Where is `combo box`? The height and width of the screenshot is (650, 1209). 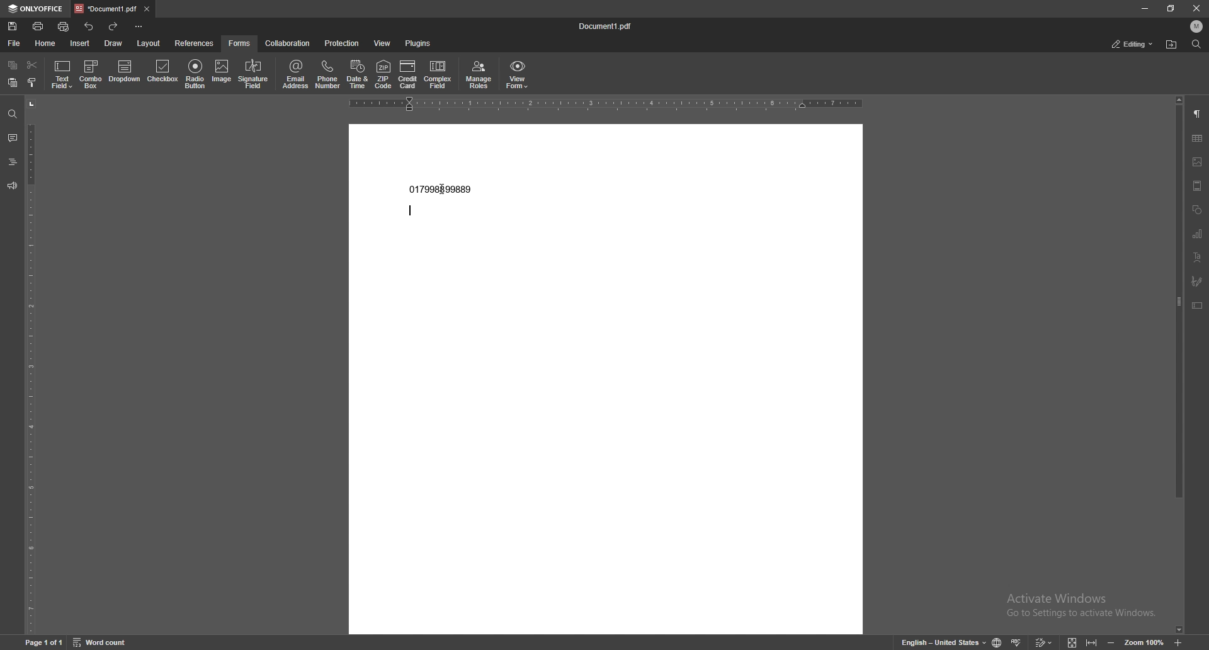
combo box is located at coordinates (91, 73).